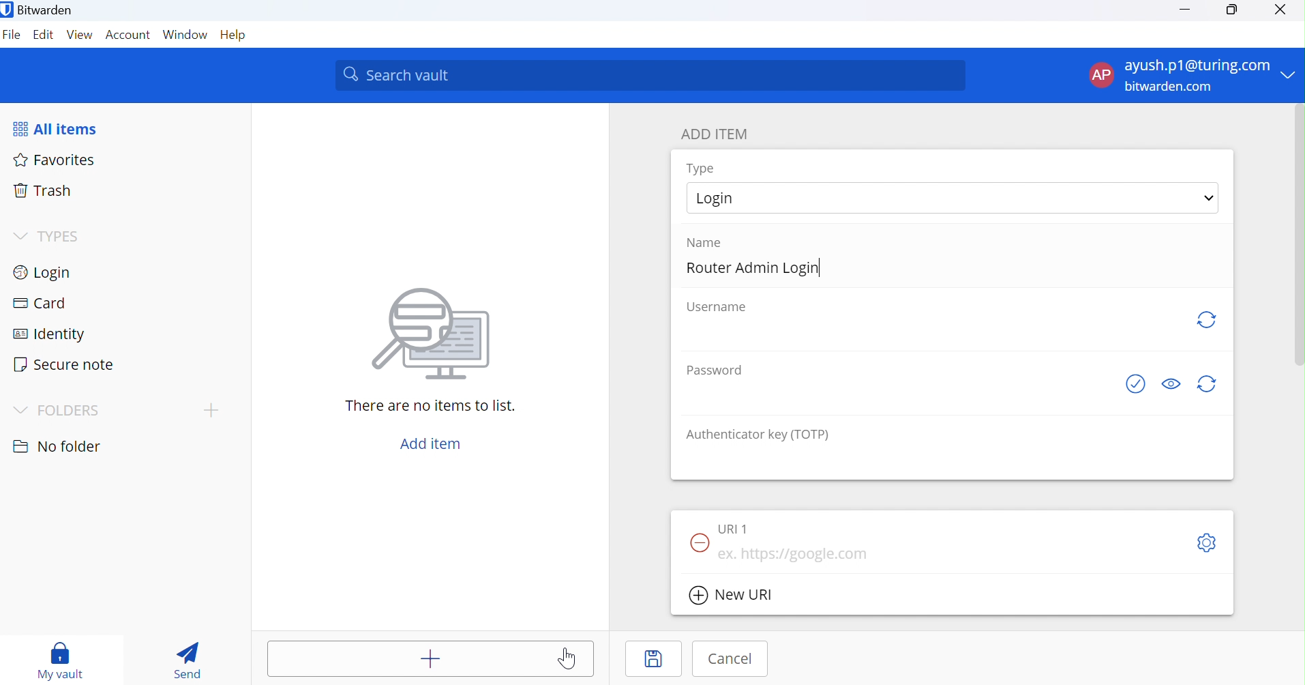  I want to click on New URI, so click(734, 596).